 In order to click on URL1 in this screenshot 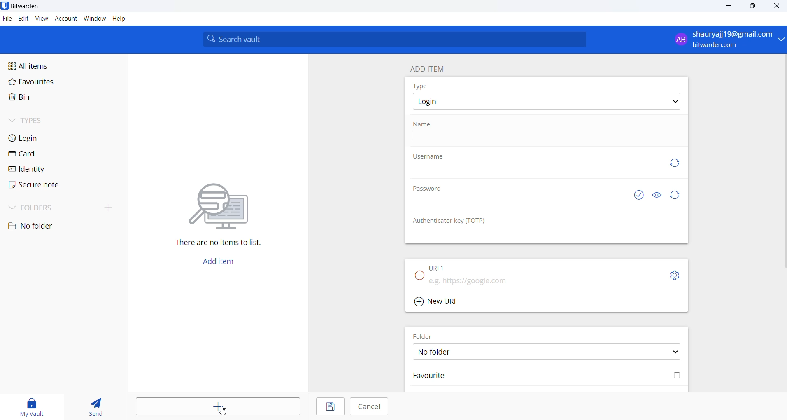, I will do `click(444, 266)`.